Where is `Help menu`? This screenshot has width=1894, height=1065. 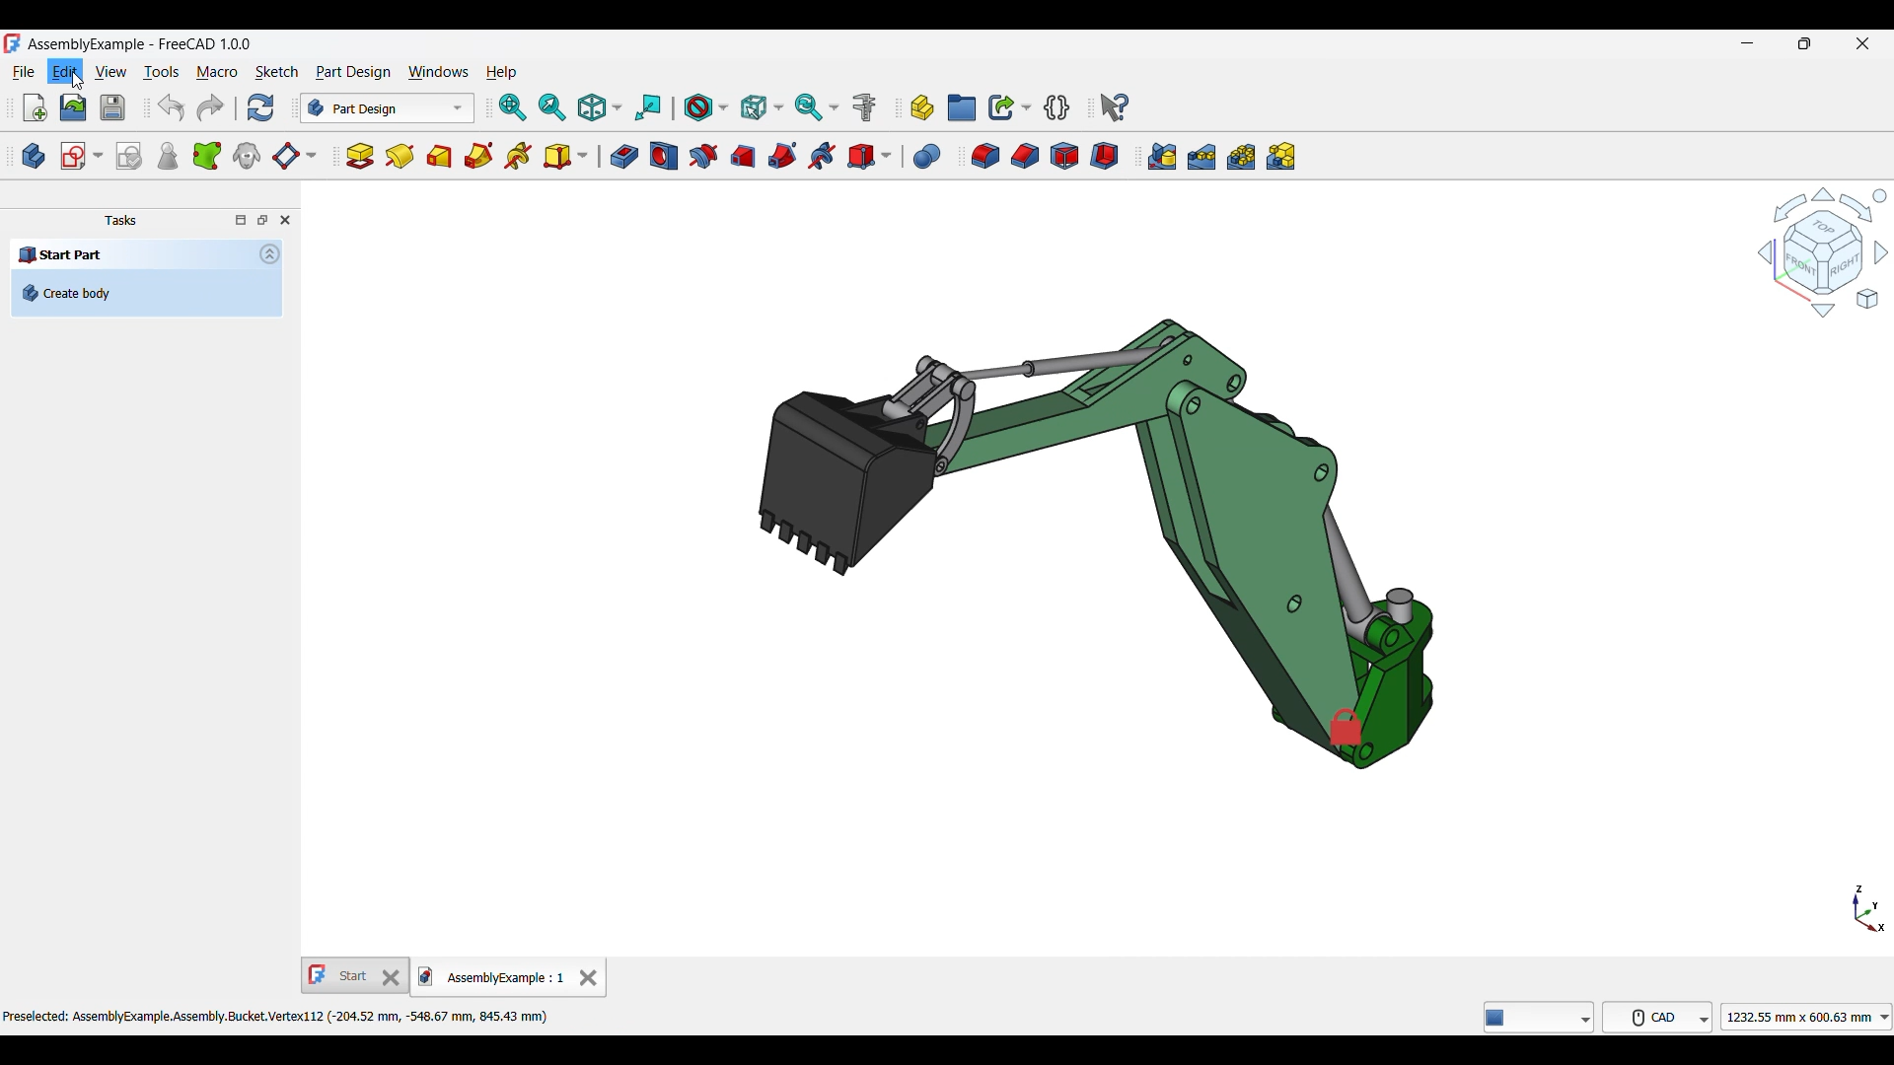
Help menu is located at coordinates (502, 73).